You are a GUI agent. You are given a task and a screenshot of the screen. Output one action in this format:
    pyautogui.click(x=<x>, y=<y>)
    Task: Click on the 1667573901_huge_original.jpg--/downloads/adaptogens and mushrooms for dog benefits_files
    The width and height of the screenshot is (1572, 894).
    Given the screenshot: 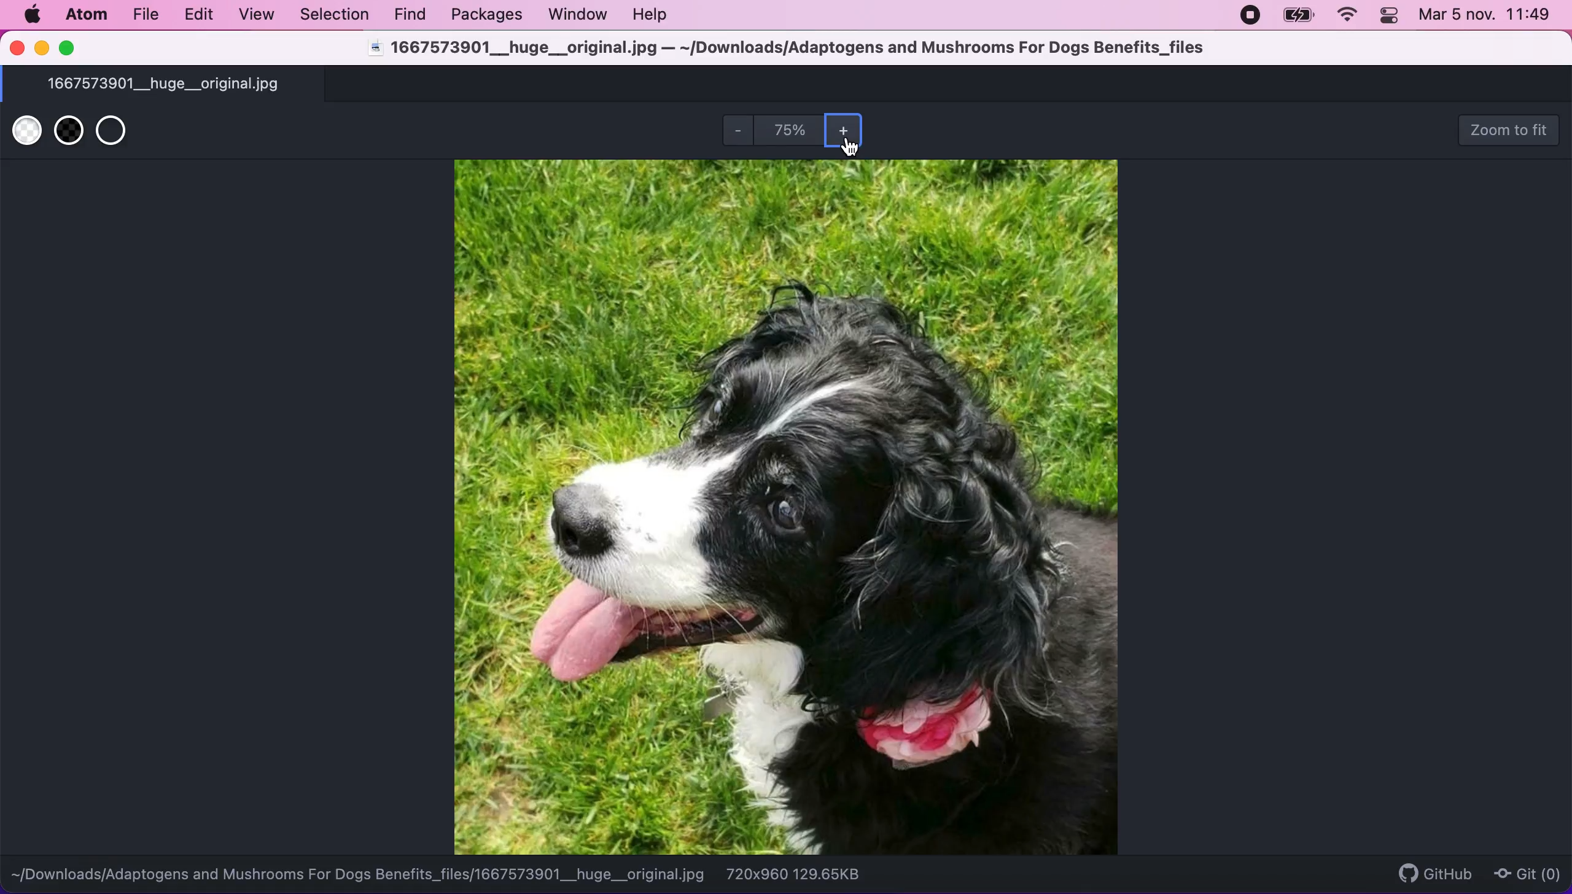 What is the action you would take?
    pyautogui.click(x=789, y=50)
    